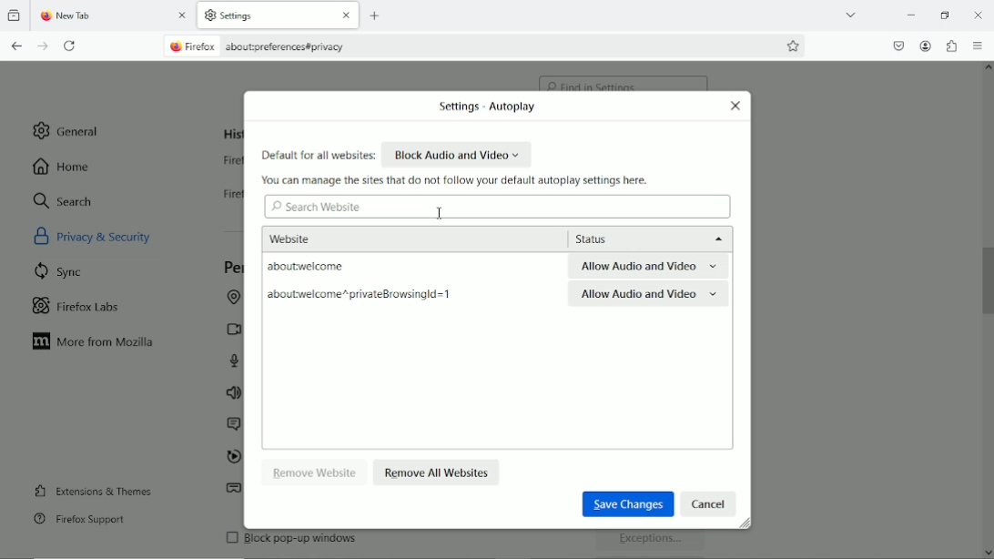  What do you see at coordinates (230, 329) in the screenshot?
I see `camera` at bounding box center [230, 329].